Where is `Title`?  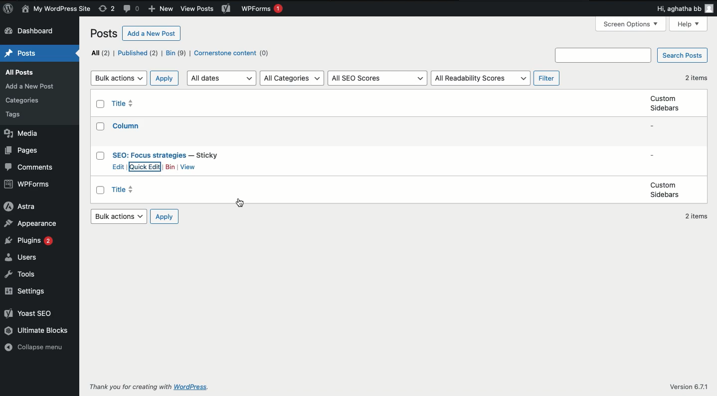 Title is located at coordinates (166, 155).